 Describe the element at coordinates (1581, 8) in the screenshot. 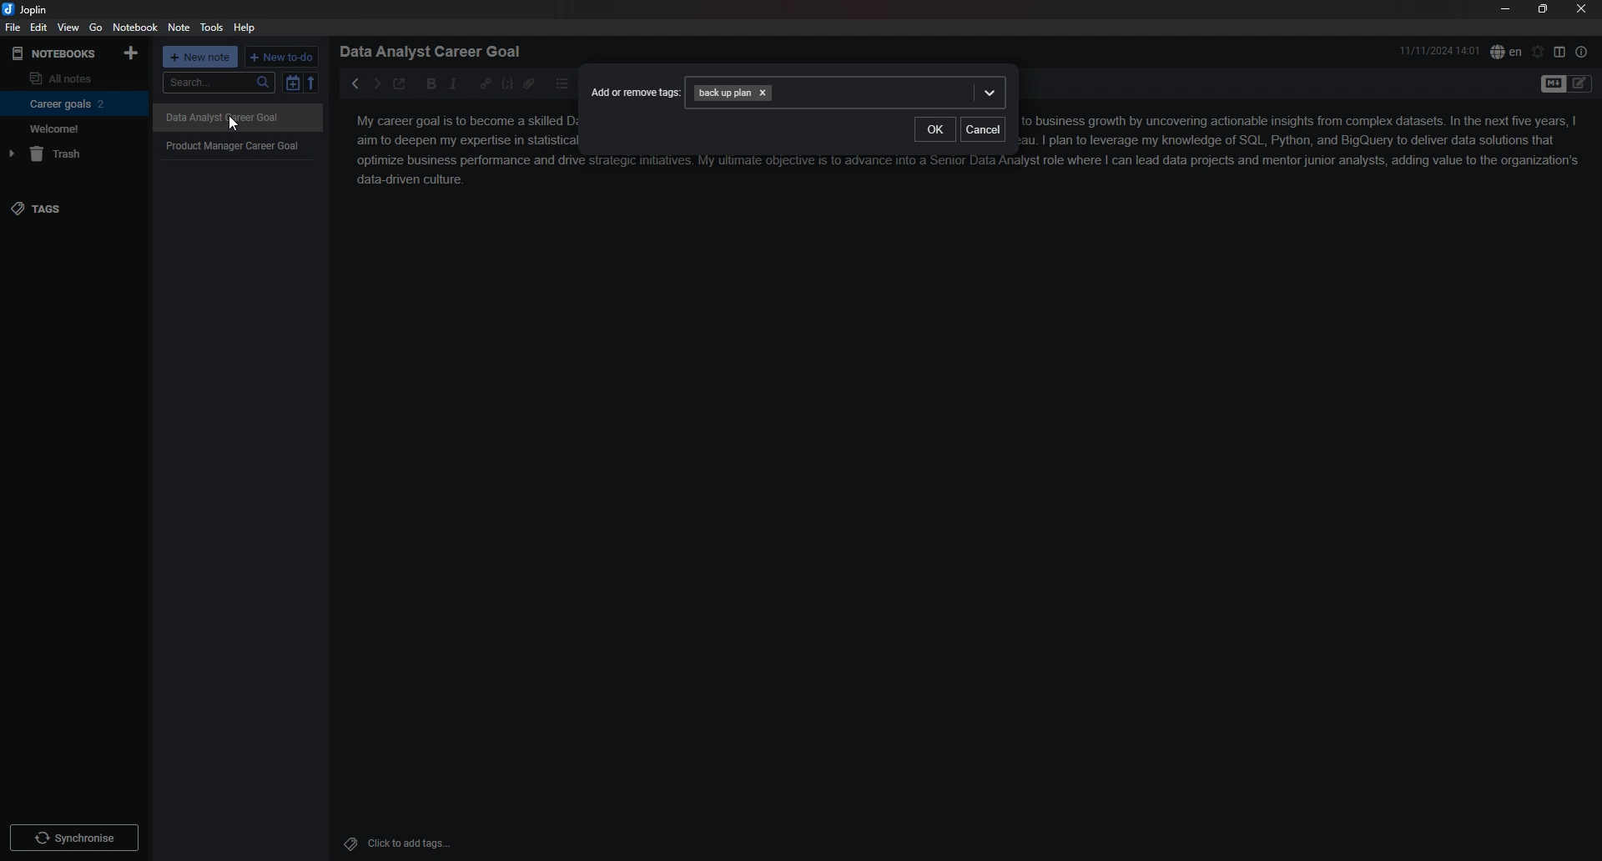

I see `close` at that location.